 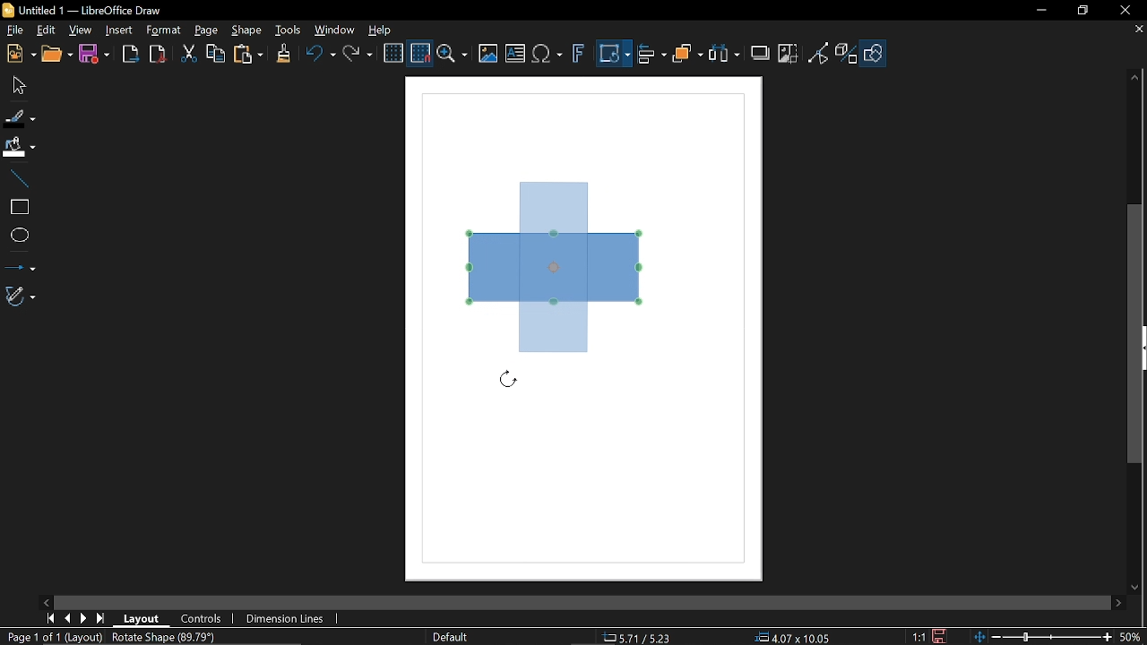 What do you see at coordinates (19, 265) in the screenshot?
I see `Lines and arrows` at bounding box center [19, 265].